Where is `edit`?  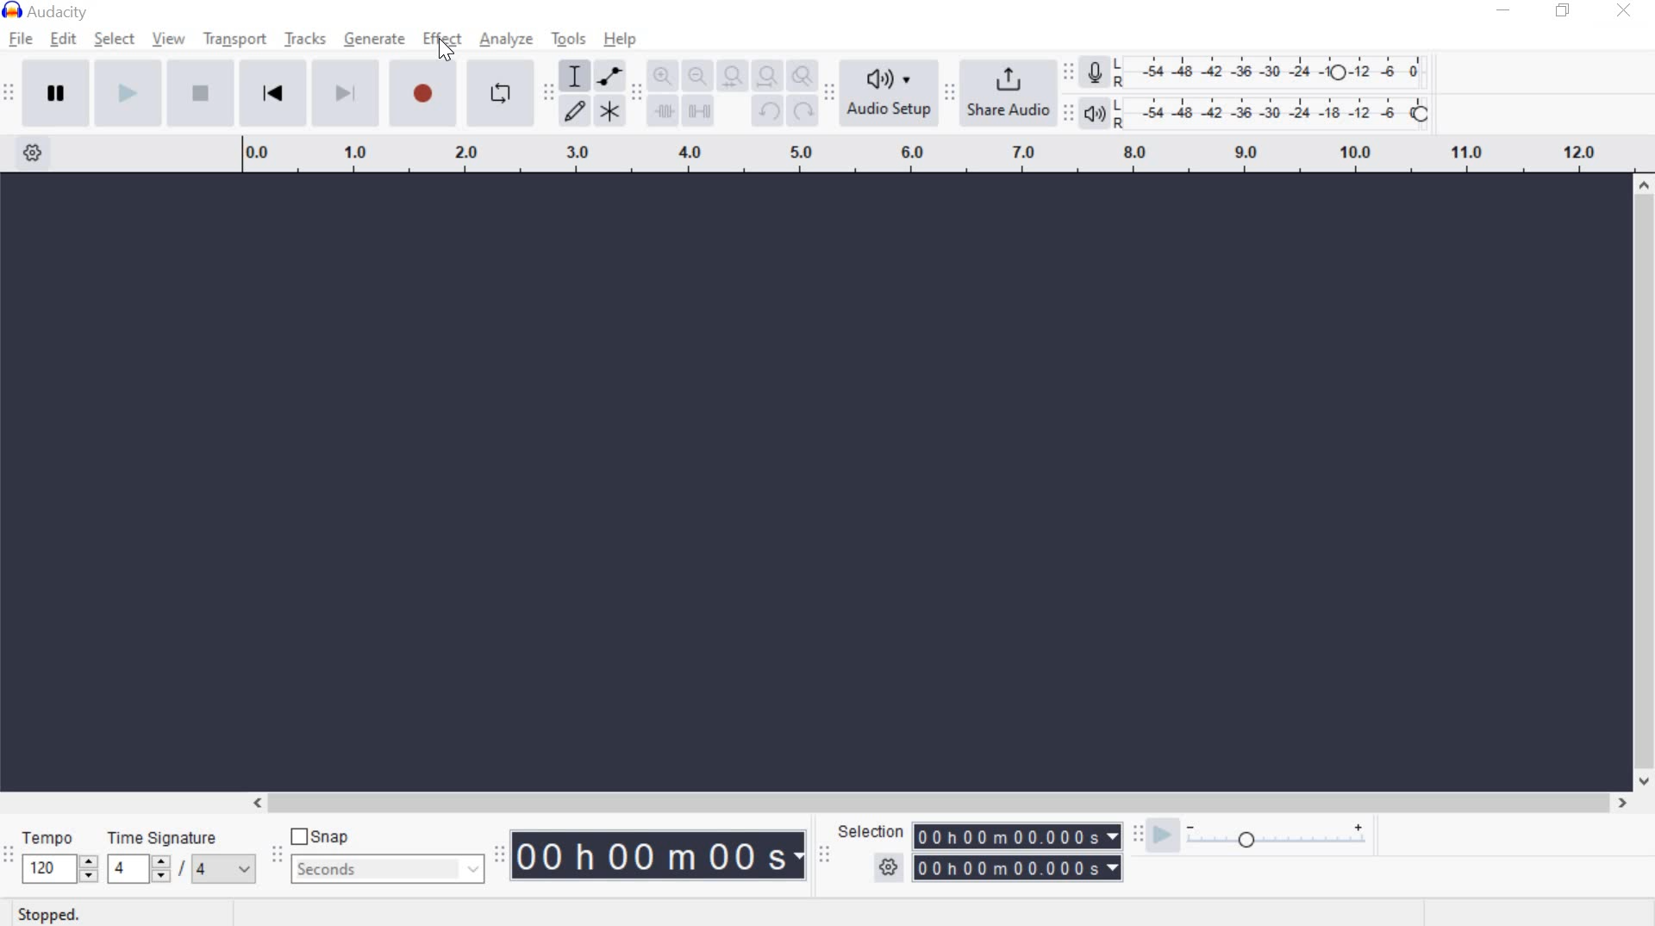 edit is located at coordinates (63, 38).